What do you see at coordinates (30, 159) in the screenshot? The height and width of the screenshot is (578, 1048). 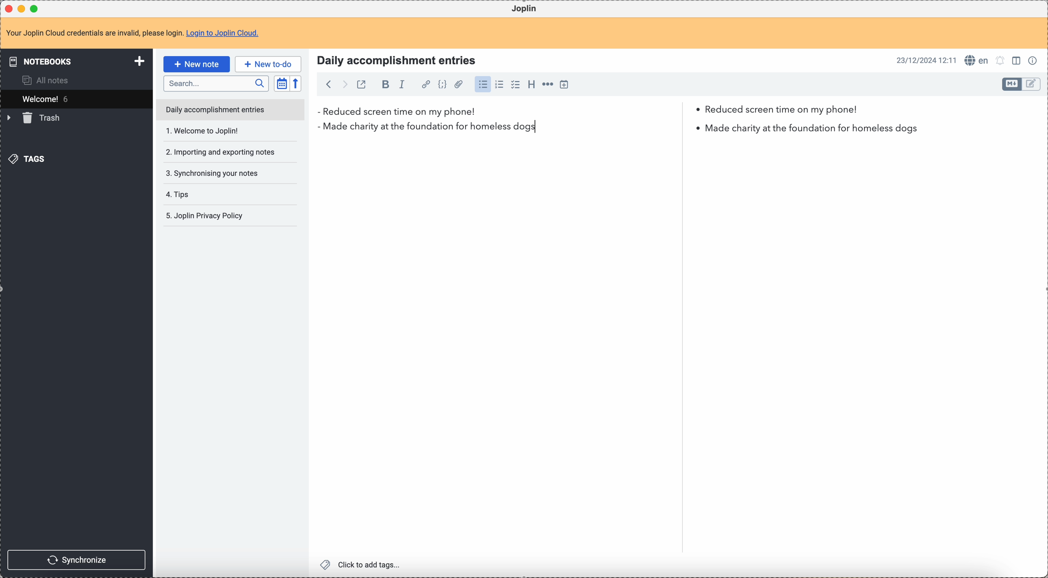 I see `tags` at bounding box center [30, 159].